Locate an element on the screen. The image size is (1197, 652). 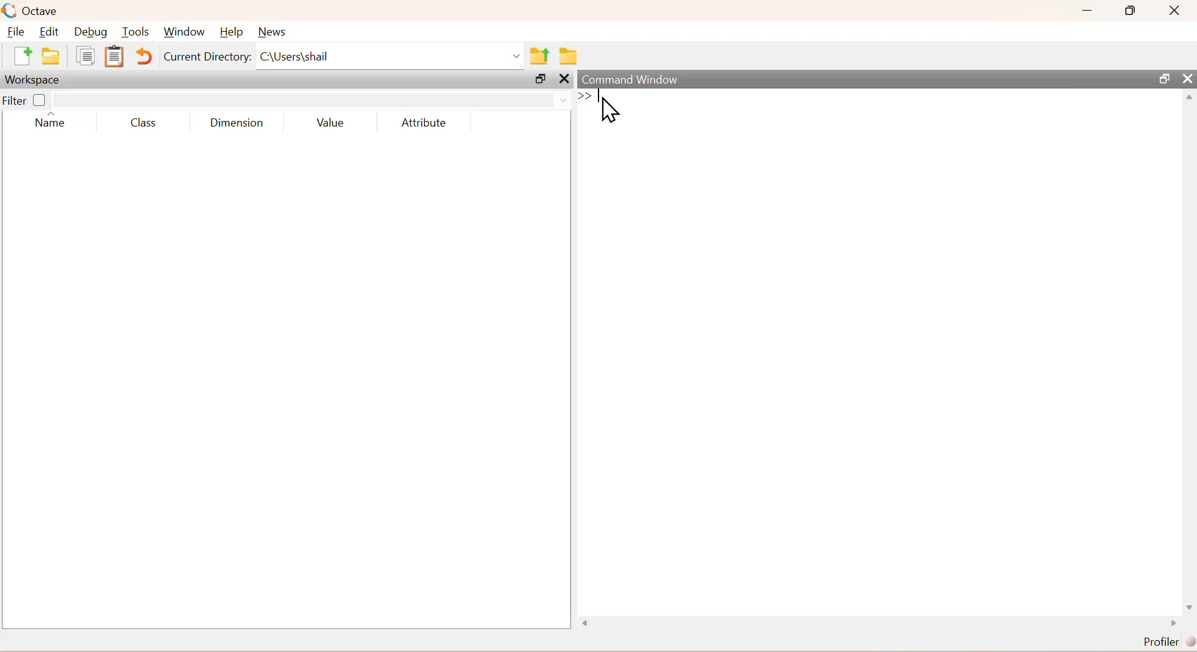
Debug is located at coordinates (94, 31).